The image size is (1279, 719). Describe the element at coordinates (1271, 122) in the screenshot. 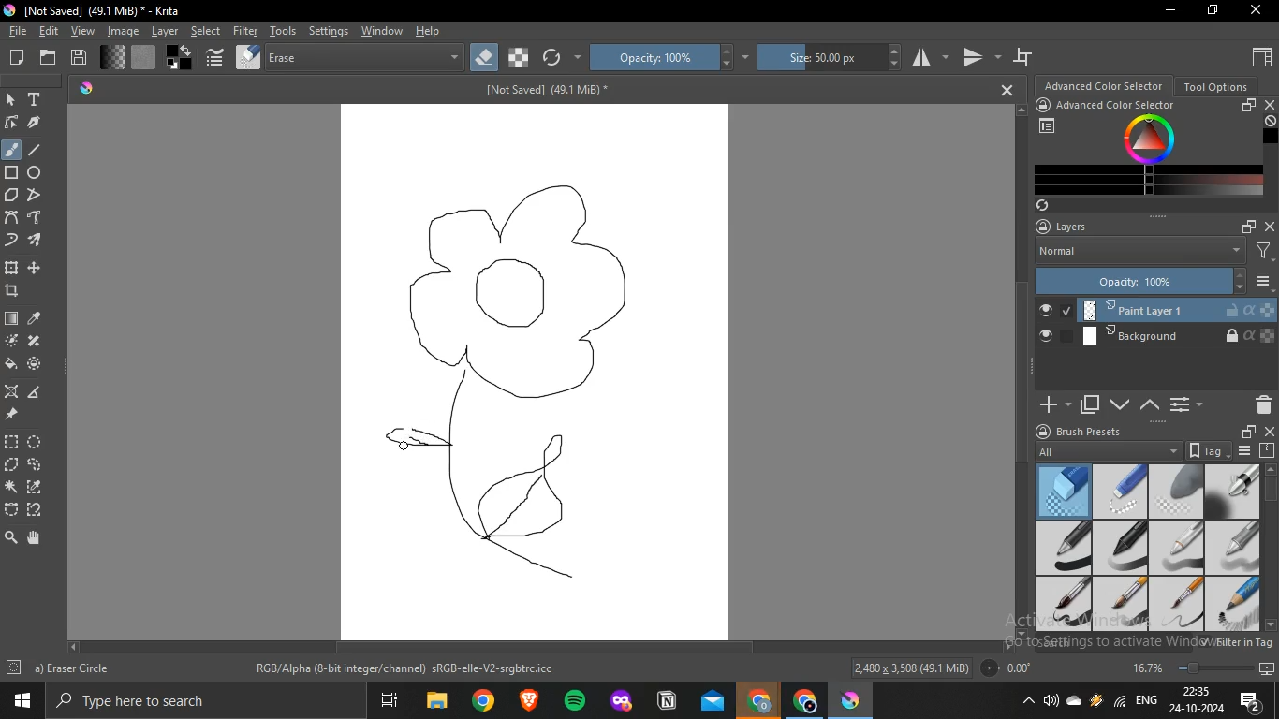

I see `Undefined` at that location.